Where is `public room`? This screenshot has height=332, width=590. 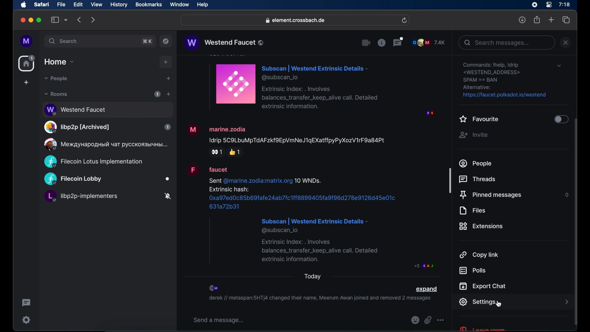 public room is located at coordinates (107, 197).